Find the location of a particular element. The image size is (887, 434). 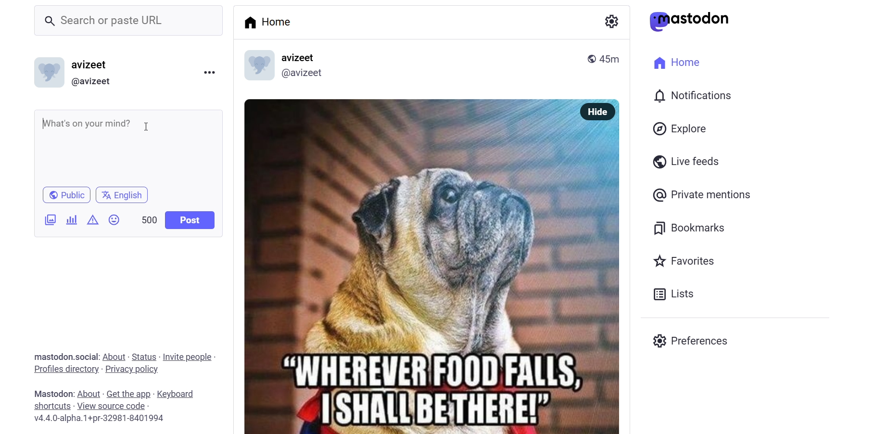

 Bookmarks is located at coordinates (689, 231).